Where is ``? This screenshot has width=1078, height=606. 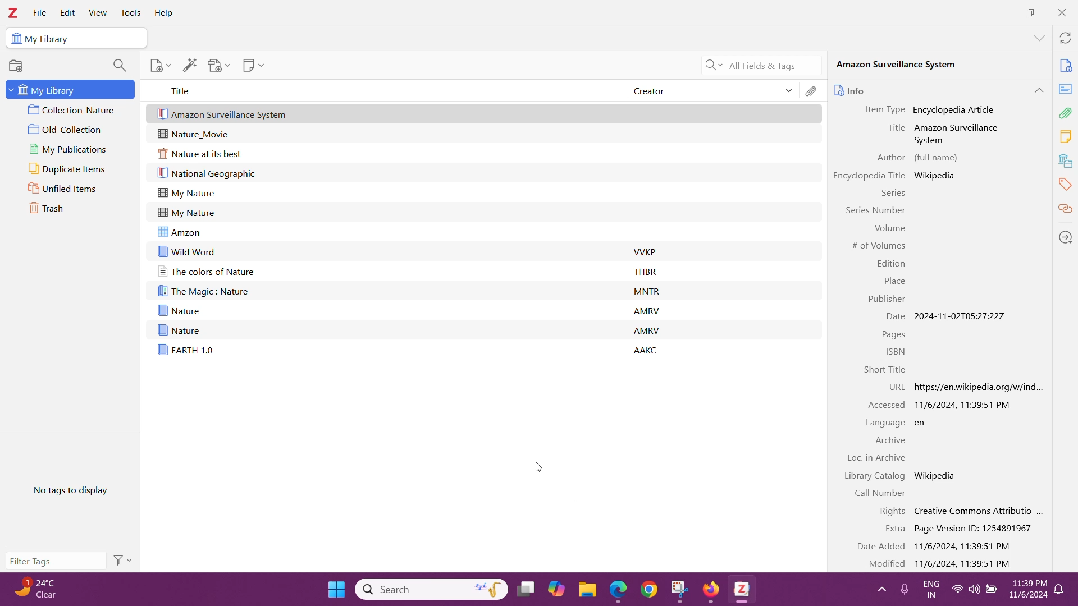
 is located at coordinates (872, 210).